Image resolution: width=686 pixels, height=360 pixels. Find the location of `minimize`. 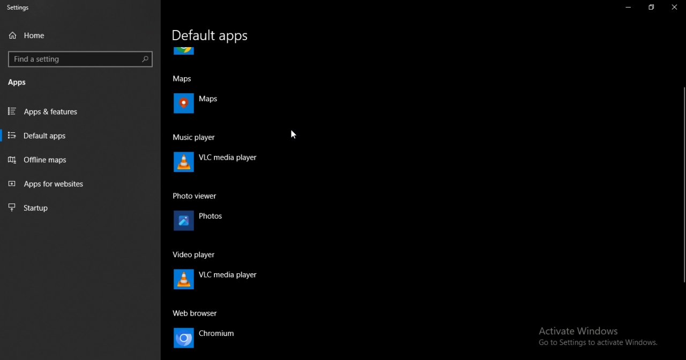

minimize is located at coordinates (627, 8).